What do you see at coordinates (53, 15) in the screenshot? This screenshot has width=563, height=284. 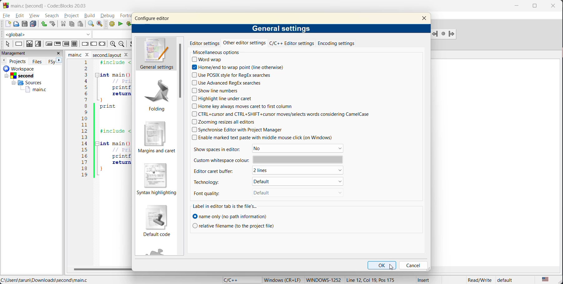 I see `search` at bounding box center [53, 15].